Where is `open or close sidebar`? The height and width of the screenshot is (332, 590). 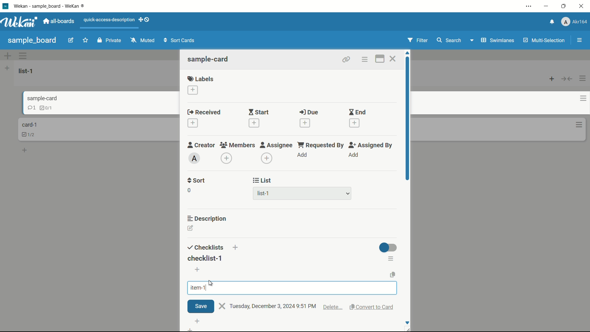
open or close sidebar is located at coordinates (579, 40).